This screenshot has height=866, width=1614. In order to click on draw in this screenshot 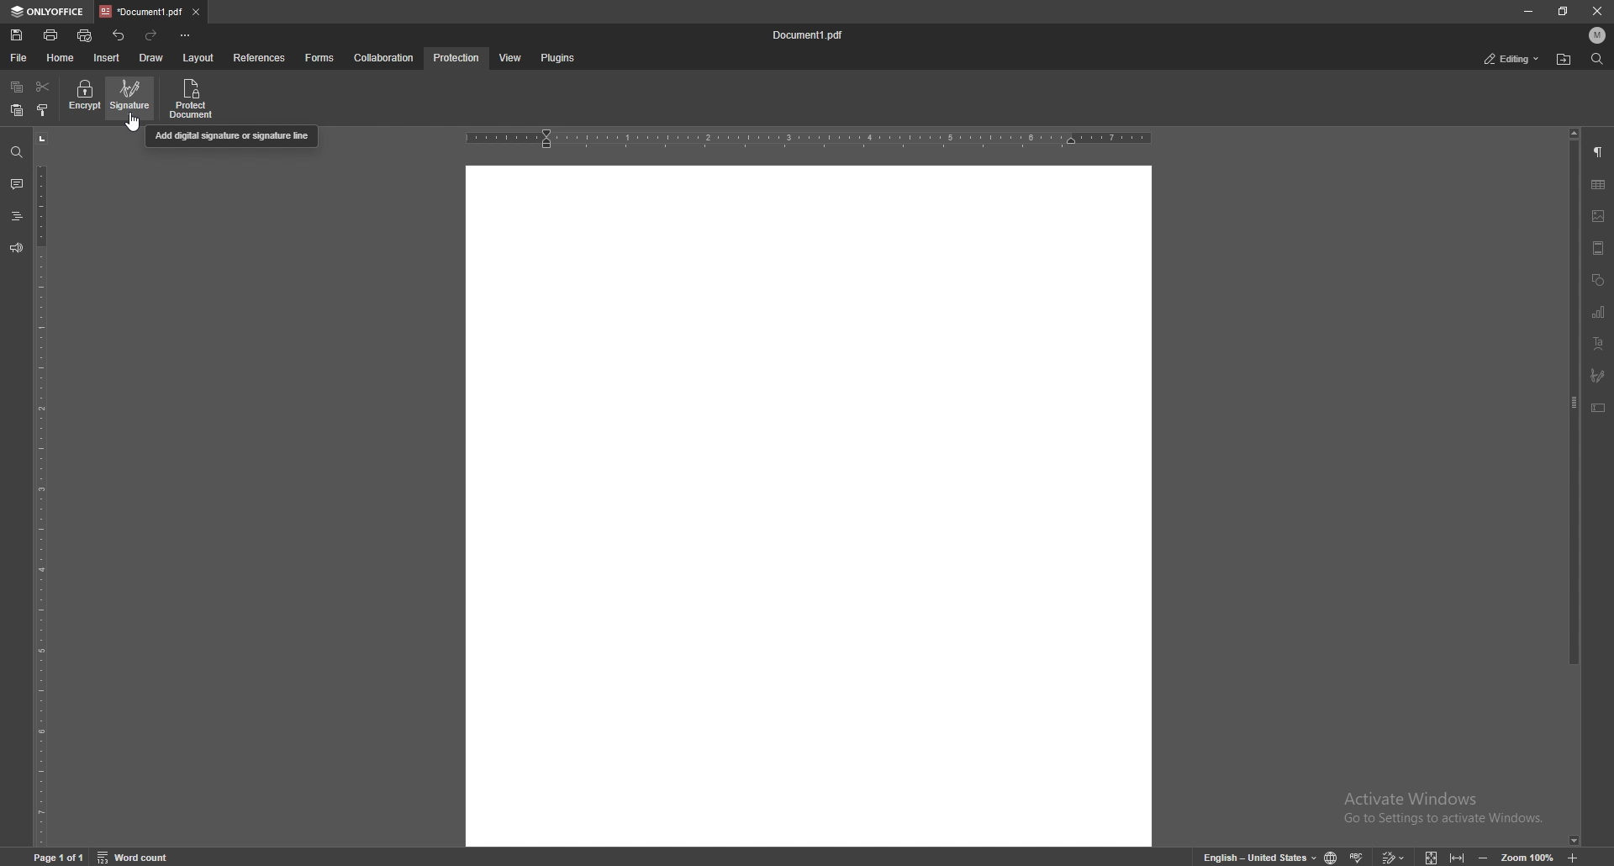, I will do `click(151, 58)`.